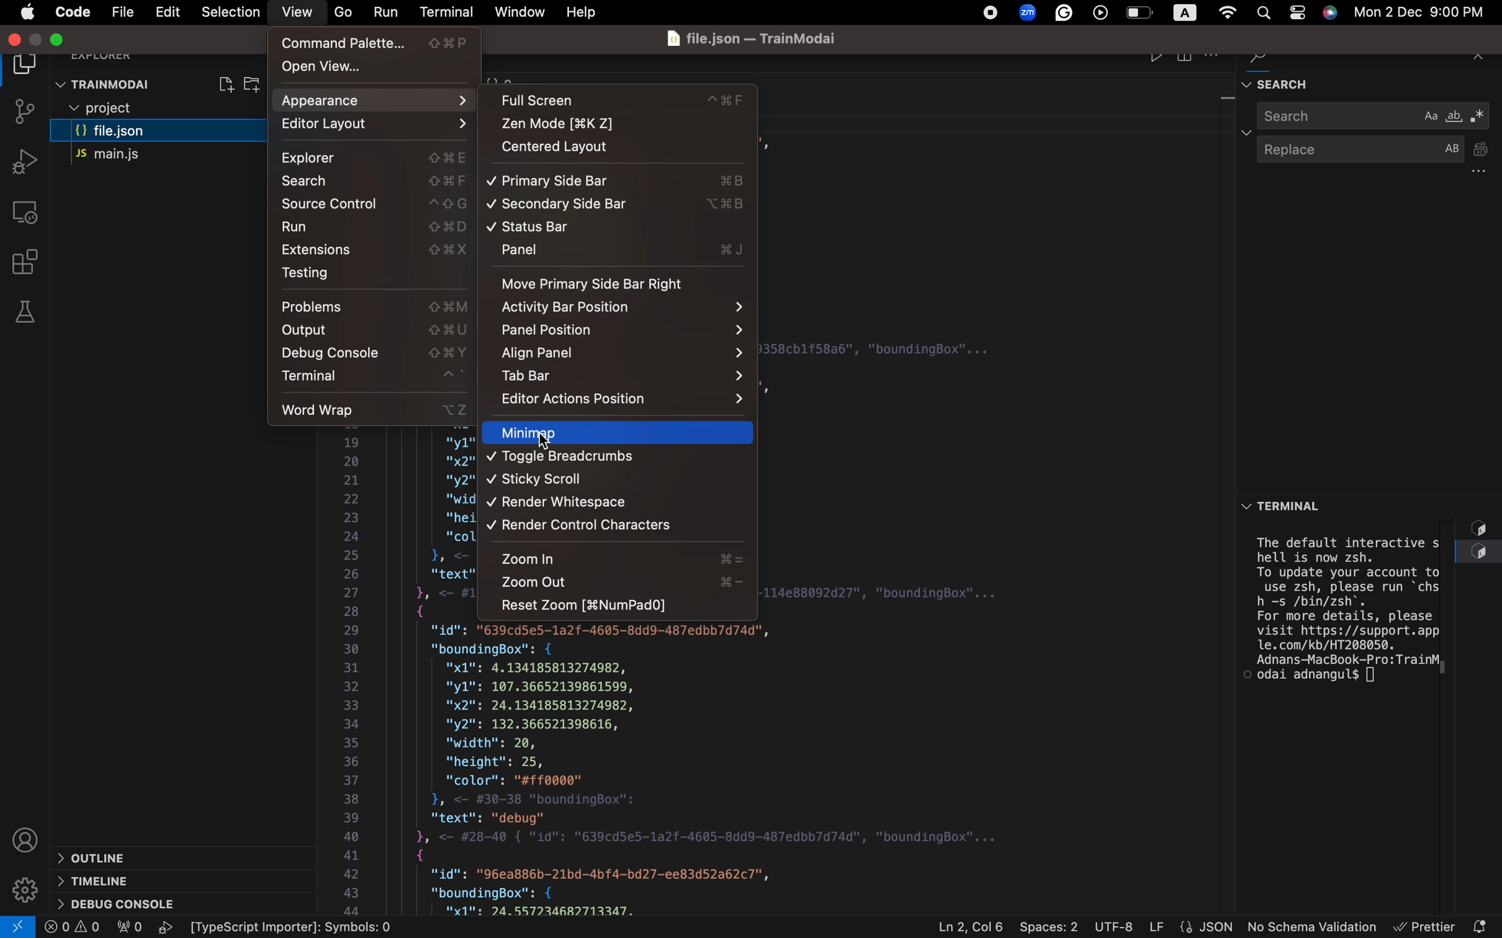 This screenshot has height=938, width=1502. Describe the element at coordinates (376, 251) in the screenshot. I see `Extension ` at that location.